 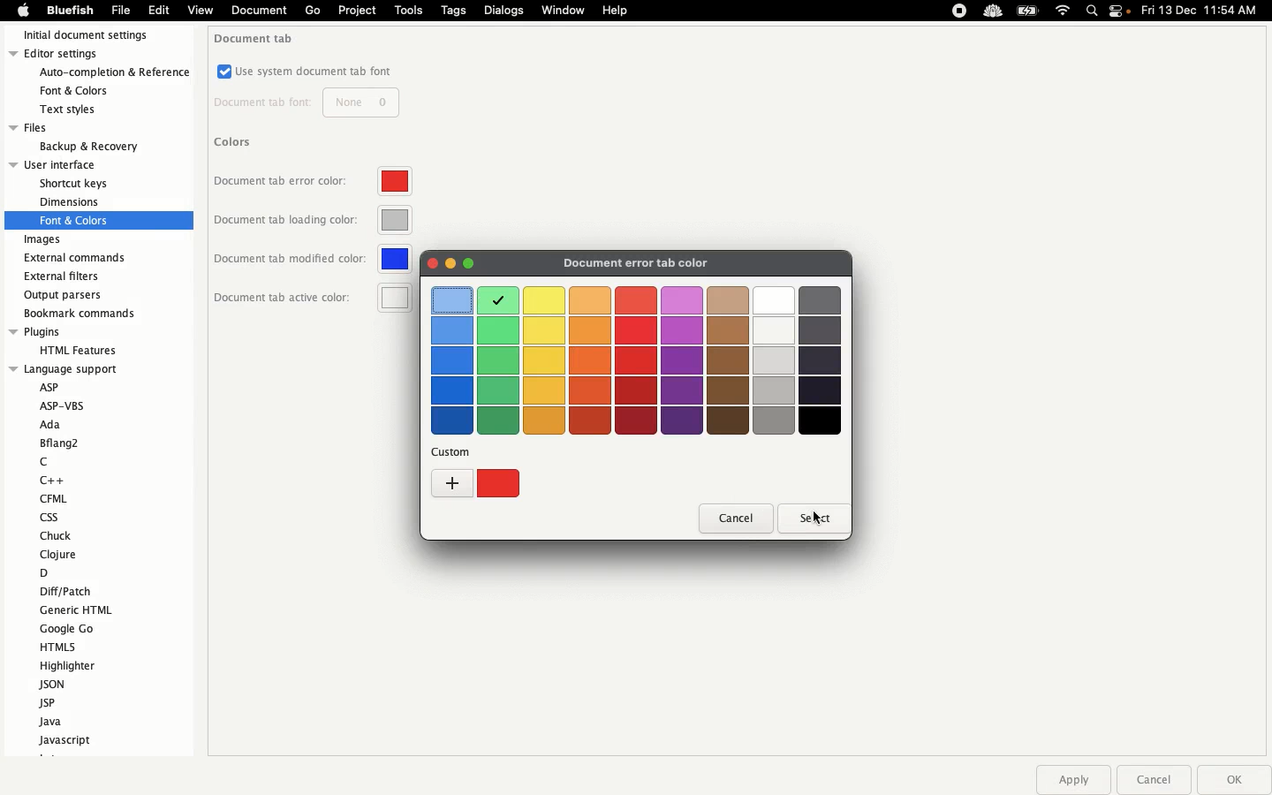 What do you see at coordinates (616, 10) in the screenshot?
I see `Help` at bounding box center [616, 10].